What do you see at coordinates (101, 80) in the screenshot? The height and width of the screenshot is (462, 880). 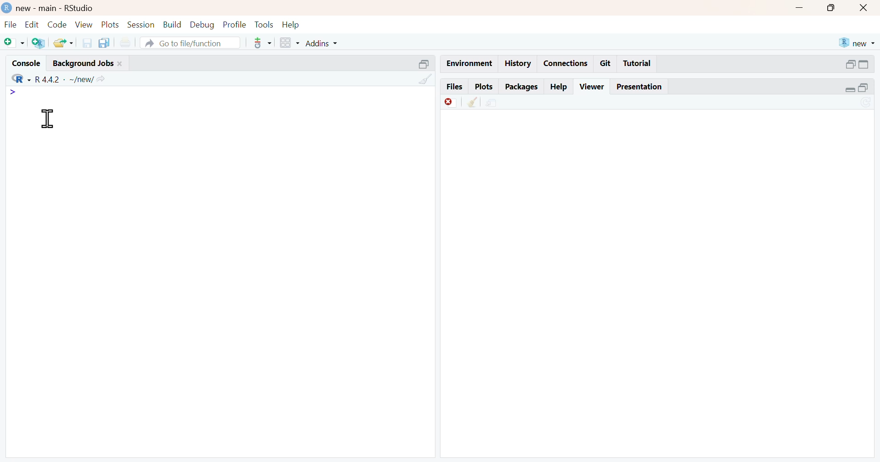 I see `view the current working directory` at bounding box center [101, 80].